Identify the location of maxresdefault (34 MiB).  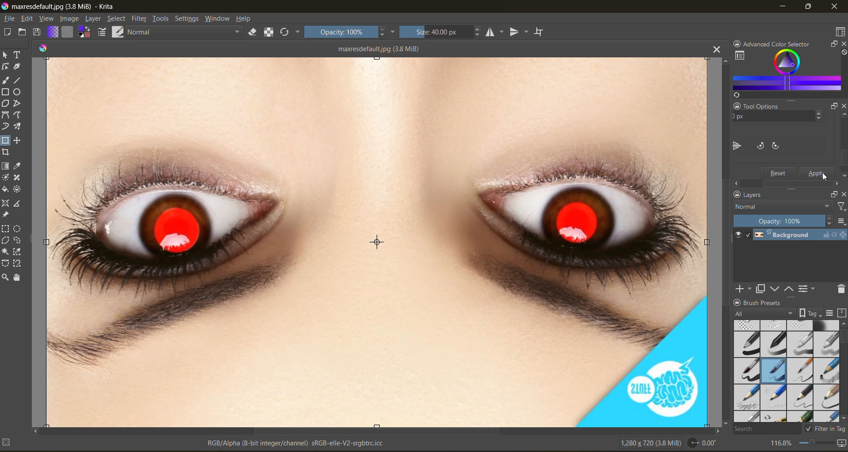
(380, 48).